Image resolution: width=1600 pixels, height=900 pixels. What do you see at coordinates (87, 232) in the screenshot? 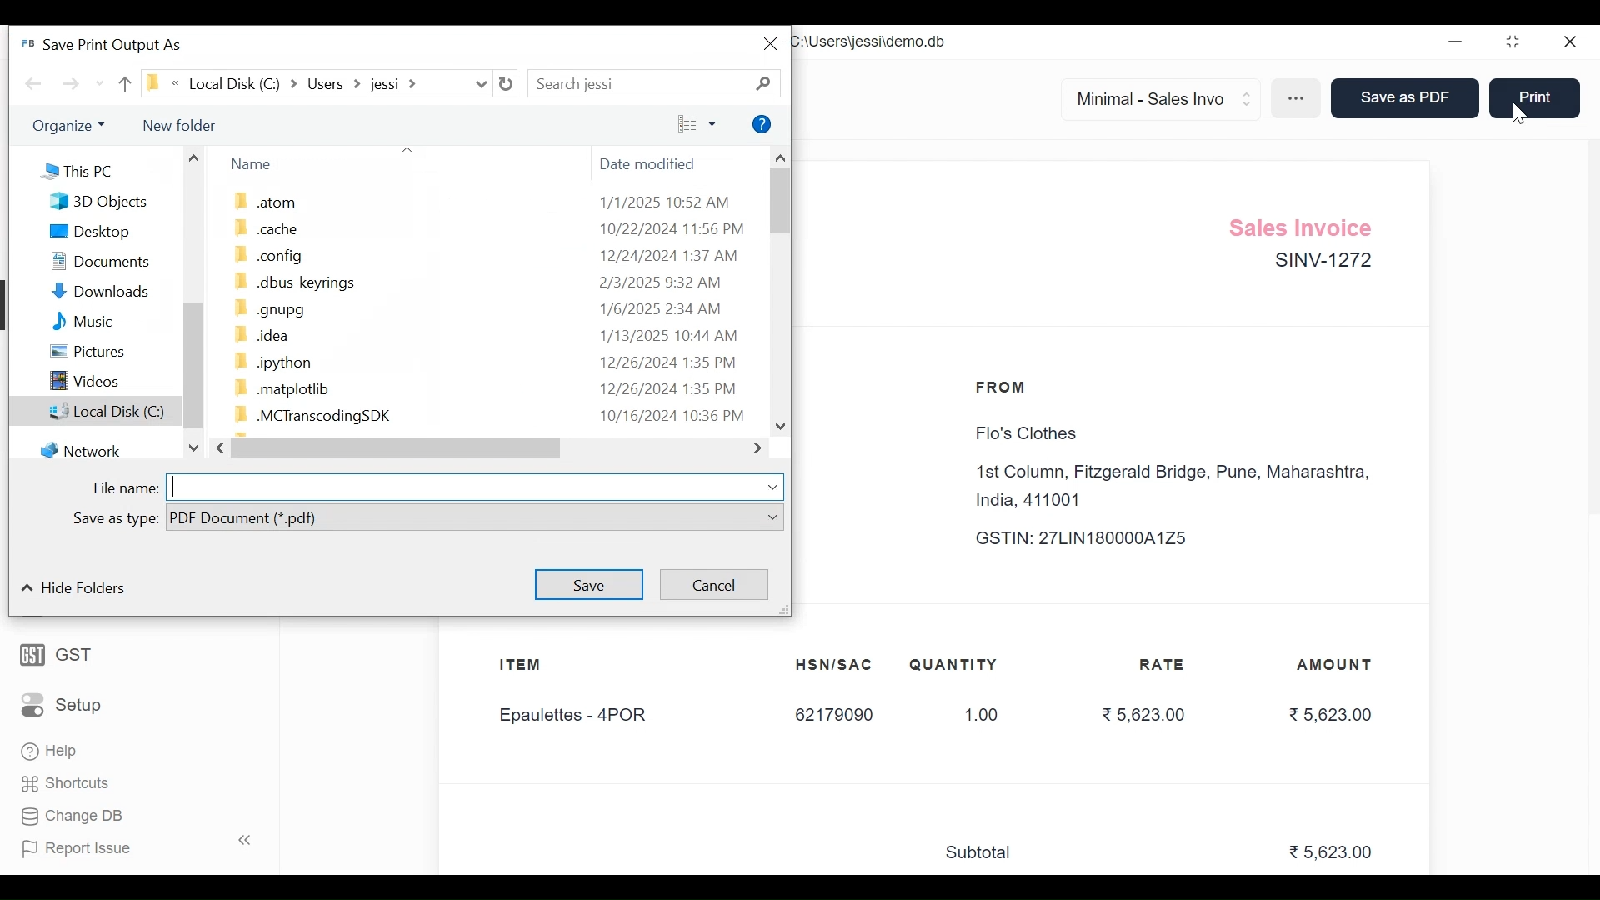
I see `Desktop` at bounding box center [87, 232].